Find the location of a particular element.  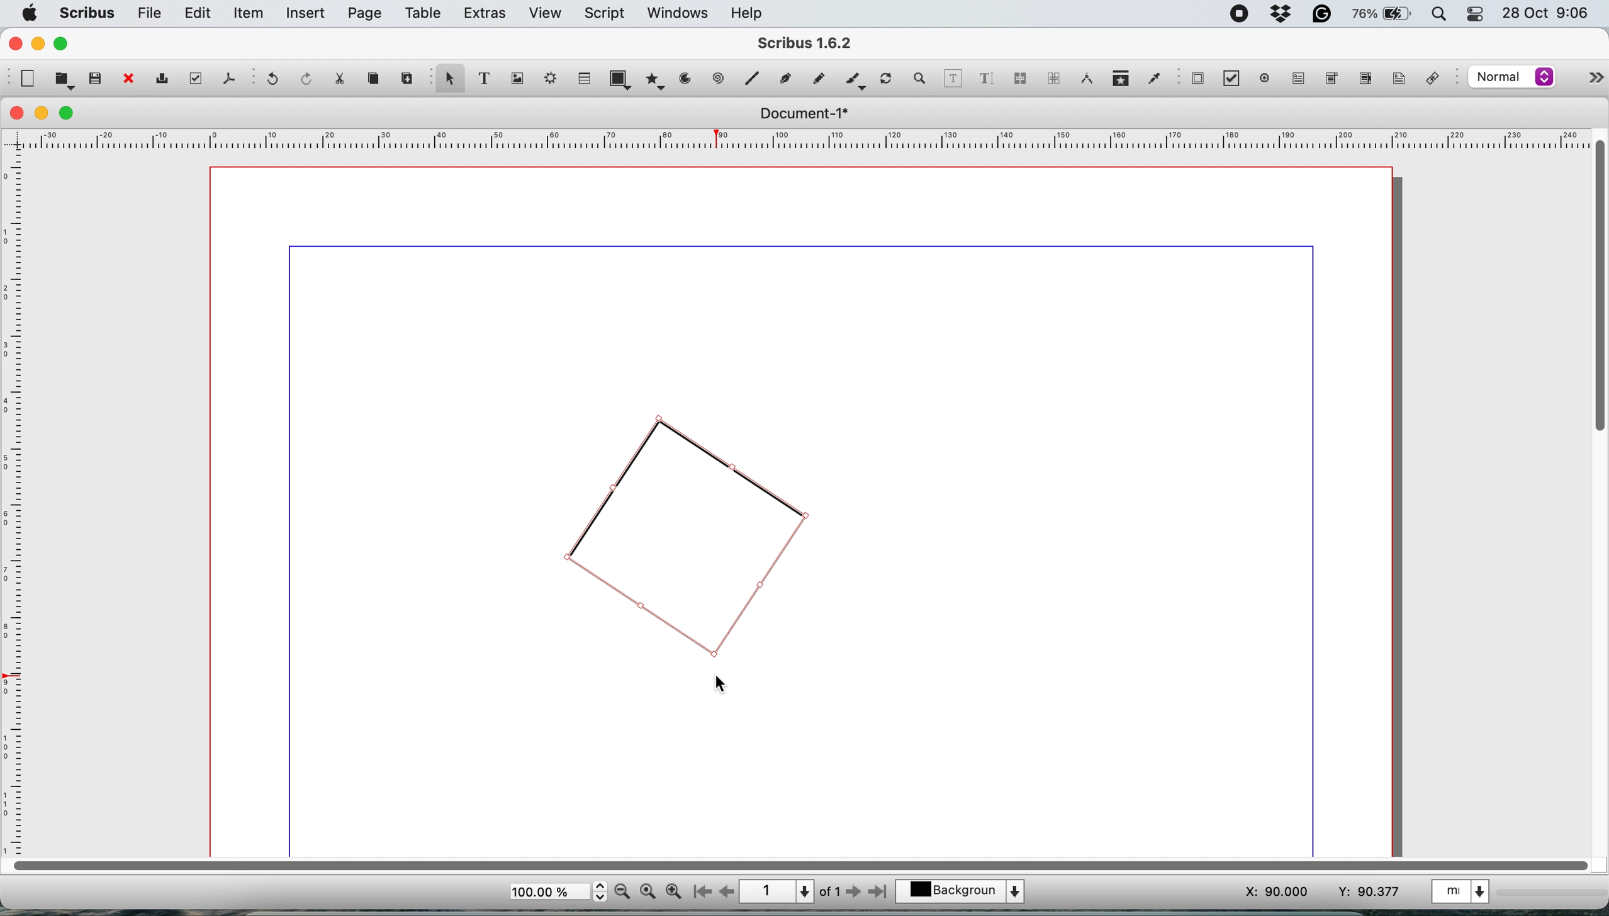

copy item properties is located at coordinates (1119, 79).